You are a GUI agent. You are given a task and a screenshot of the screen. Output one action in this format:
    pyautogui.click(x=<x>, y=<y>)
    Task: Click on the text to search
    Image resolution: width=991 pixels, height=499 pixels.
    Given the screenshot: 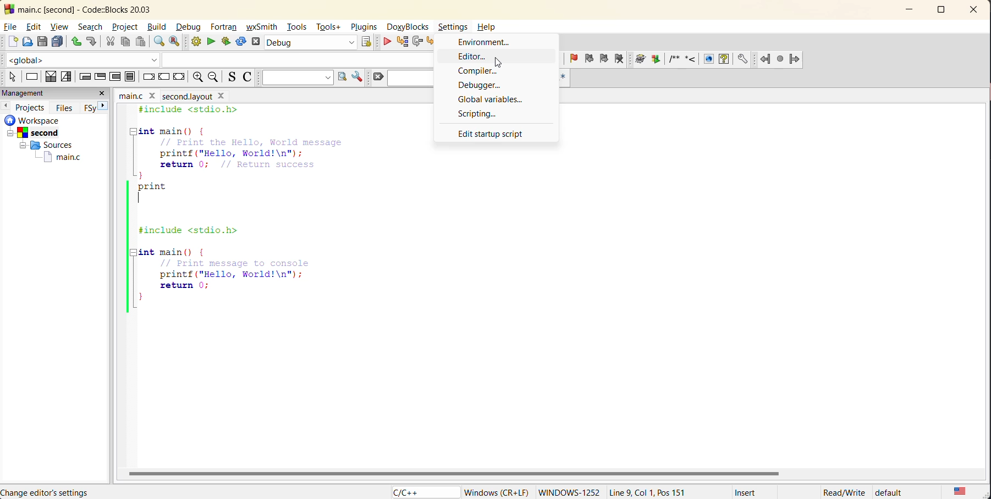 What is the action you would take?
    pyautogui.click(x=296, y=80)
    